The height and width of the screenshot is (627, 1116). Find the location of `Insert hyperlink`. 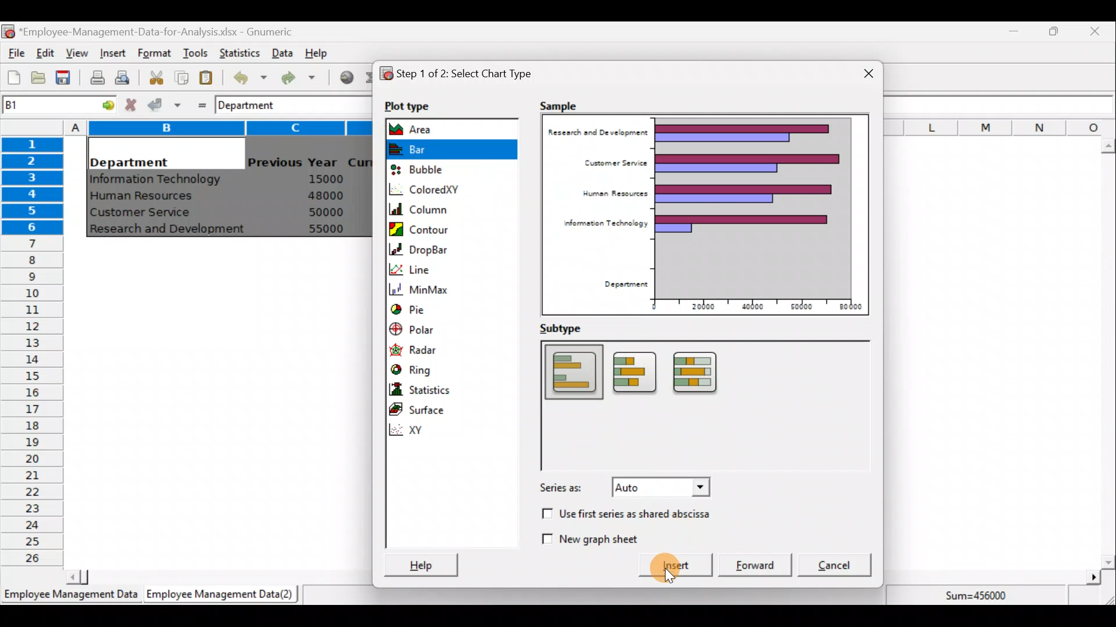

Insert hyperlink is located at coordinates (342, 77).